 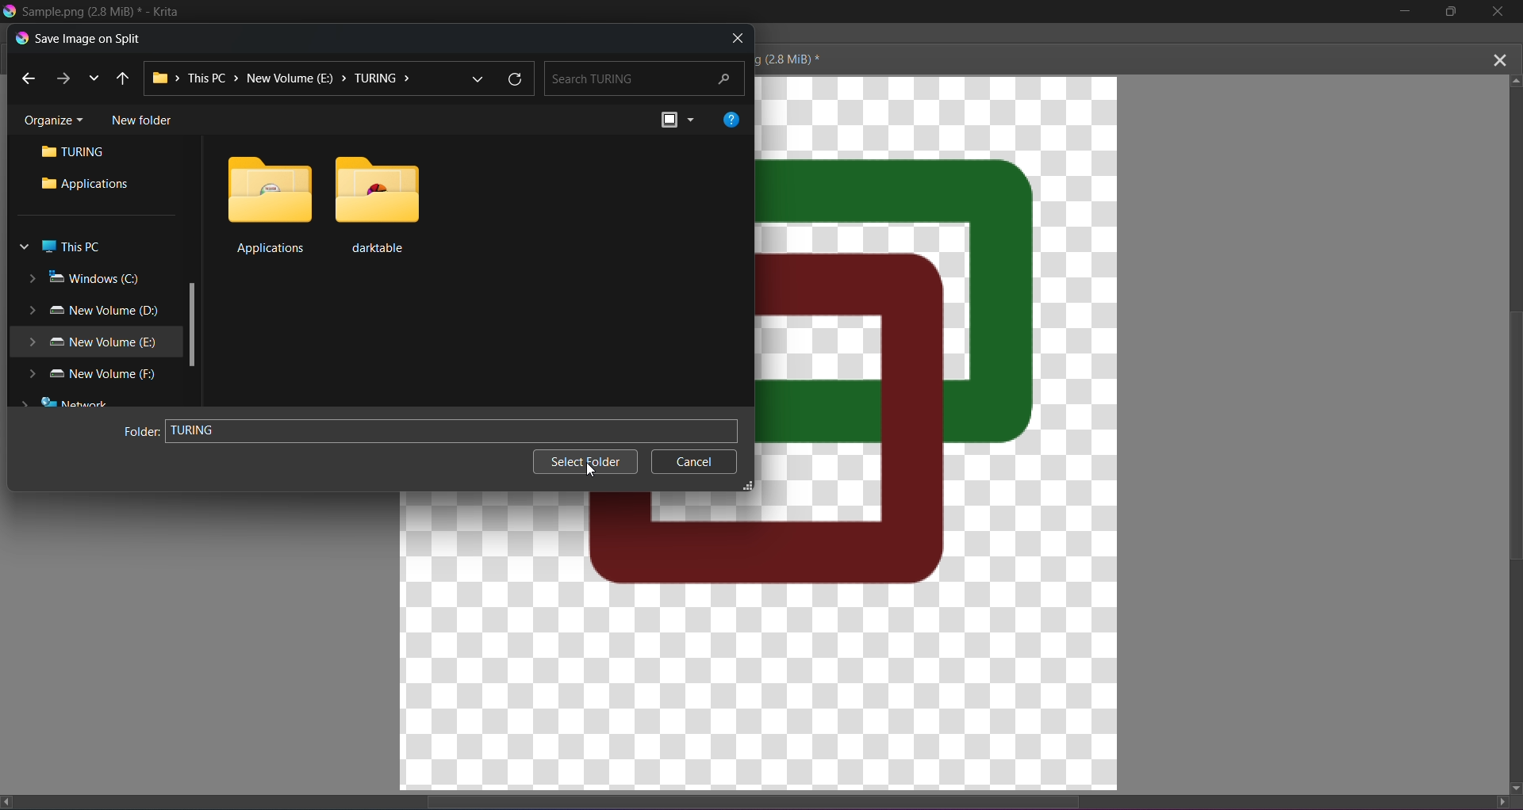 I want to click on Search New Volume (E), so click(x=646, y=77).